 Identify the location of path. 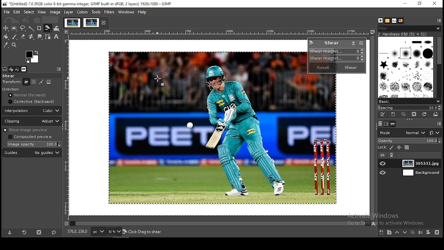
(41, 82).